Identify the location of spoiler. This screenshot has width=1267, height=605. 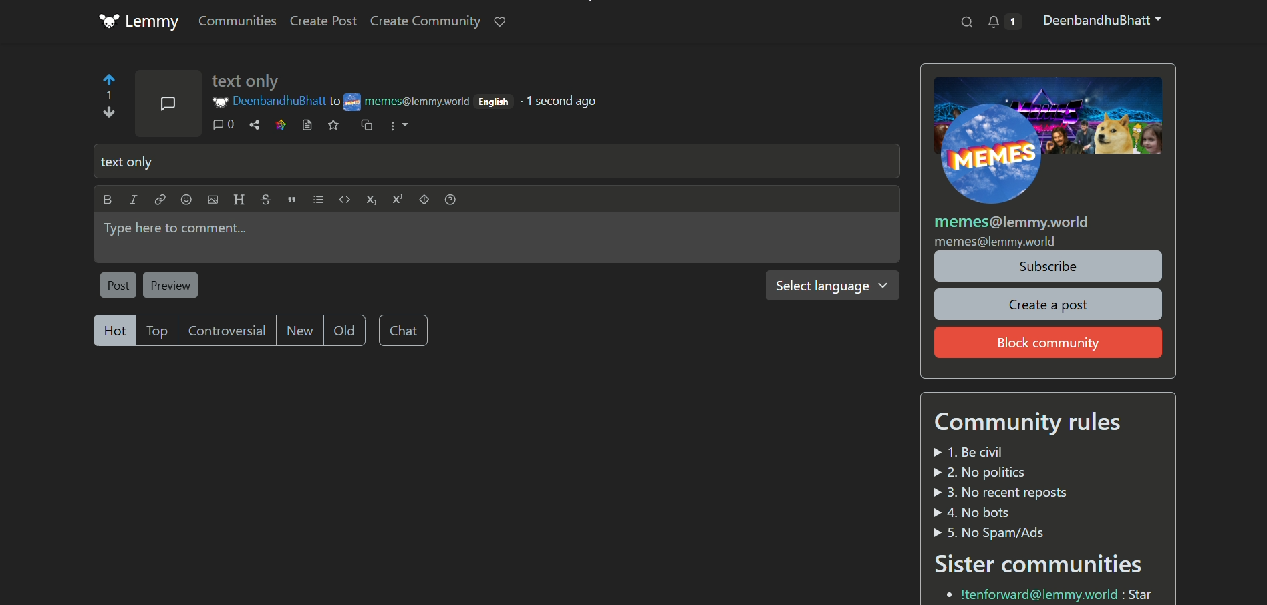
(425, 199).